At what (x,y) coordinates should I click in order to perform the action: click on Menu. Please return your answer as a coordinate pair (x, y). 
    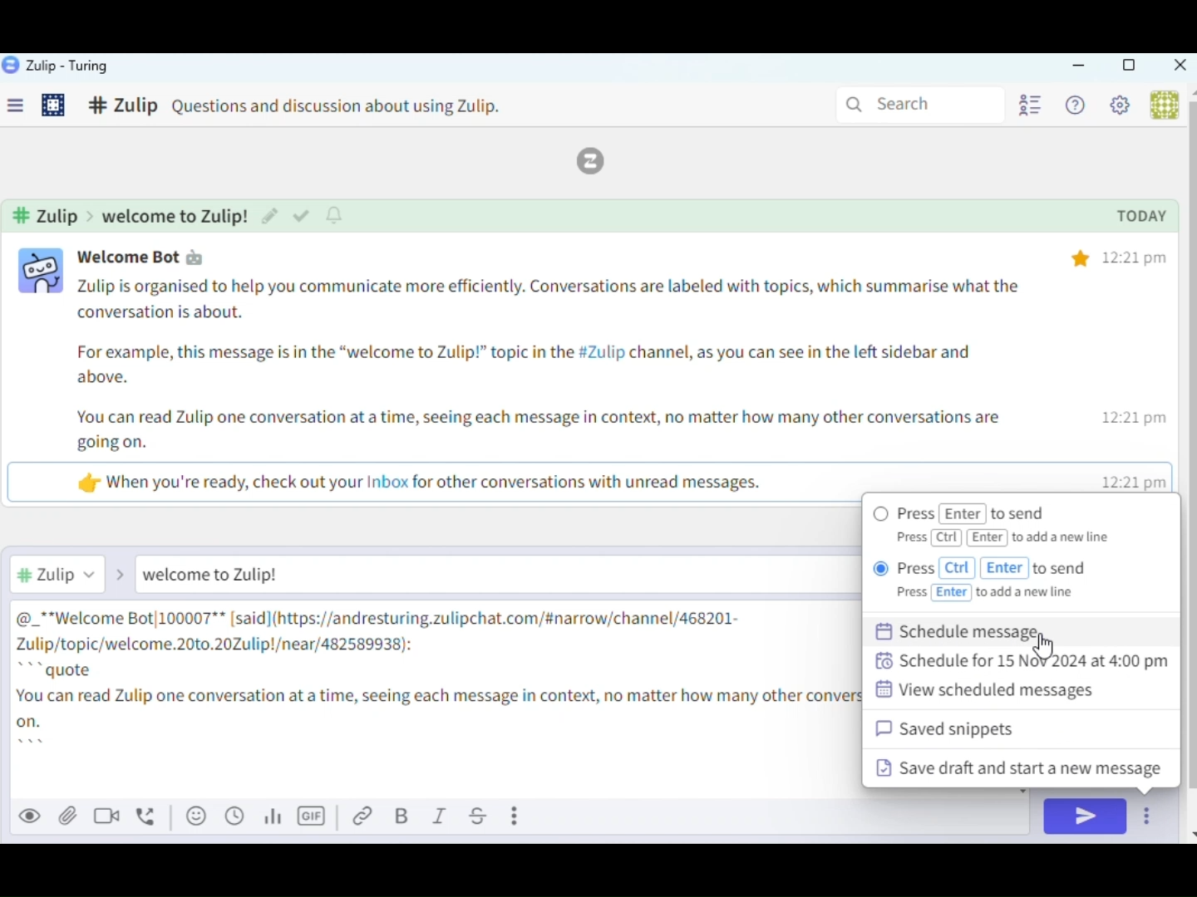
    Looking at the image, I should click on (22, 109).